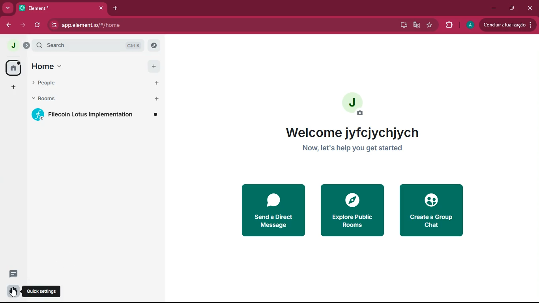 This screenshot has height=303, width=539. What do you see at coordinates (358, 151) in the screenshot?
I see `Now, let's help you get started` at bounding box center [358, 151].